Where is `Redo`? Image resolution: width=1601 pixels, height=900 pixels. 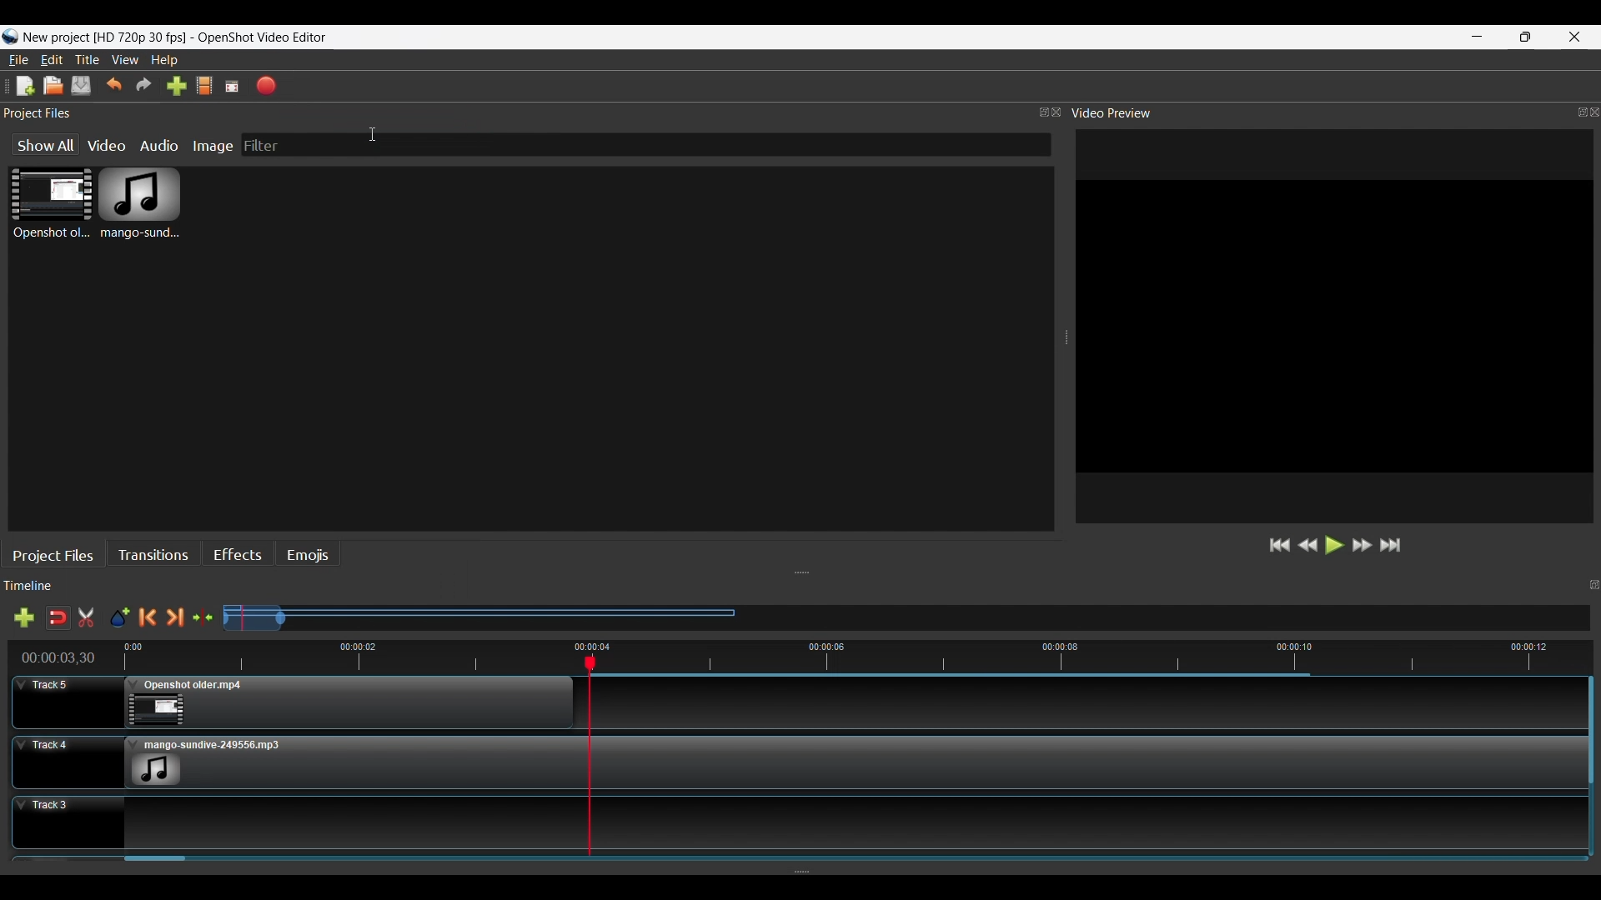
Redo is located at coordinates (145, 85).